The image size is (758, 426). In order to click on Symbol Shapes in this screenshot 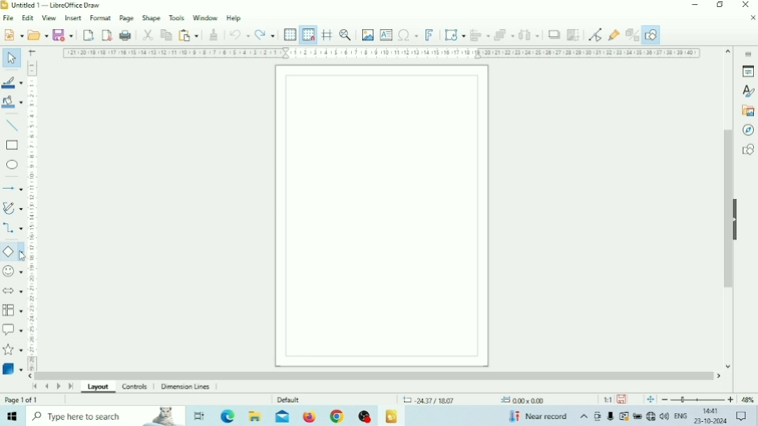, I will do `click(12, 271)`.